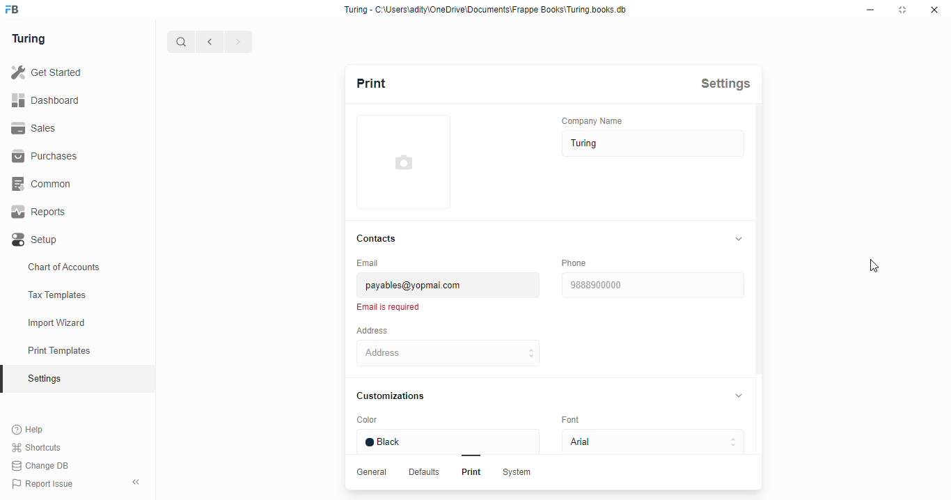 The image size is (951, 500). I want to click on Setiings., so click(77, 379).